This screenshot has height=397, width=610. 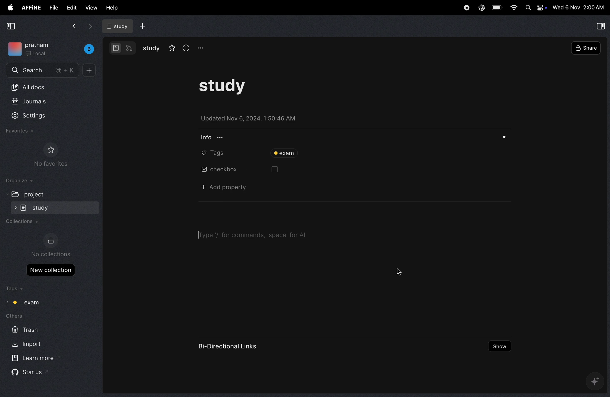 What do you see at coordinates (224, 170) in the screenshot?
I see `check box` at bounding box center [224, 170].